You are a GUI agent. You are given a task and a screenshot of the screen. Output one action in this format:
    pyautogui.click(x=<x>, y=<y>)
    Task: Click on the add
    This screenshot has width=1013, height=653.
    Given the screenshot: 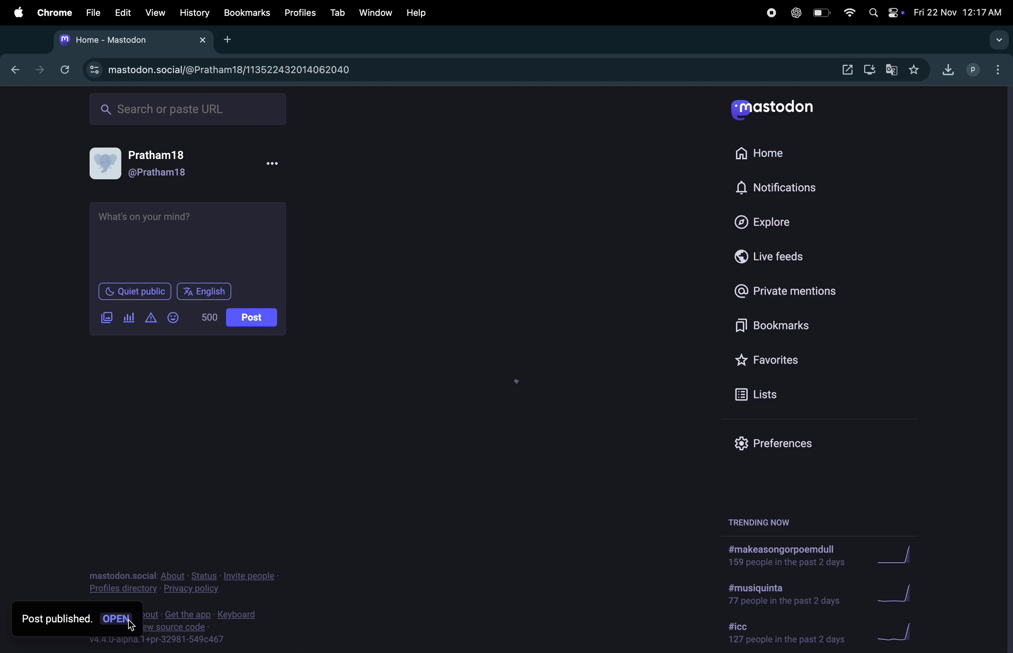 What is the action you would take?
    pyautogui.click(x=228, y=40)
    